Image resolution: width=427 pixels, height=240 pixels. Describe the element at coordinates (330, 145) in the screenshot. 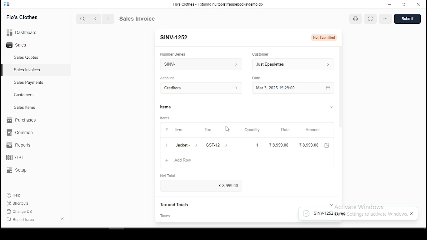

I see `edit` at that location.